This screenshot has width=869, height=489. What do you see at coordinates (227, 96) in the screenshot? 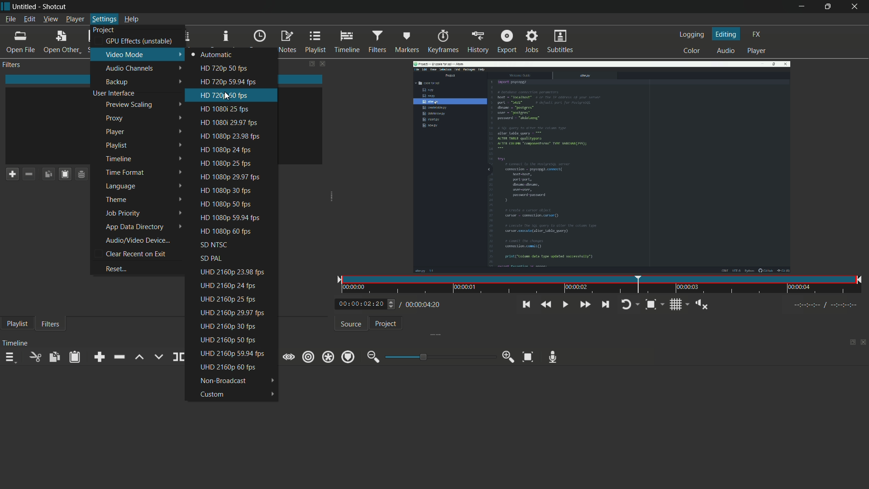
I see `cursor` at bounding box center [227, 96].